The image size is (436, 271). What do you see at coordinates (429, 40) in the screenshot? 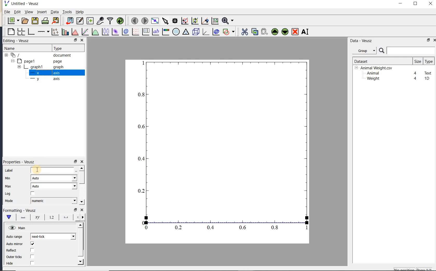
I see `restore` at bounding box center [429, 40].